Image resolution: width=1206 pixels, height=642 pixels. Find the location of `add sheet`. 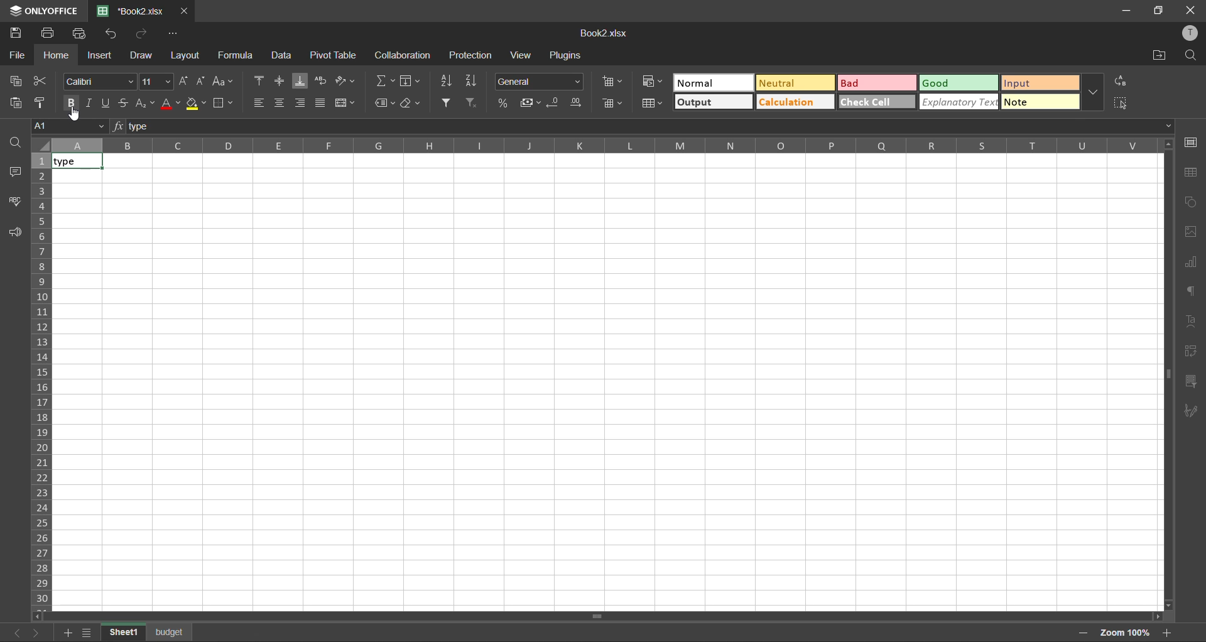

add sheet is located at coordinates (67, 634).